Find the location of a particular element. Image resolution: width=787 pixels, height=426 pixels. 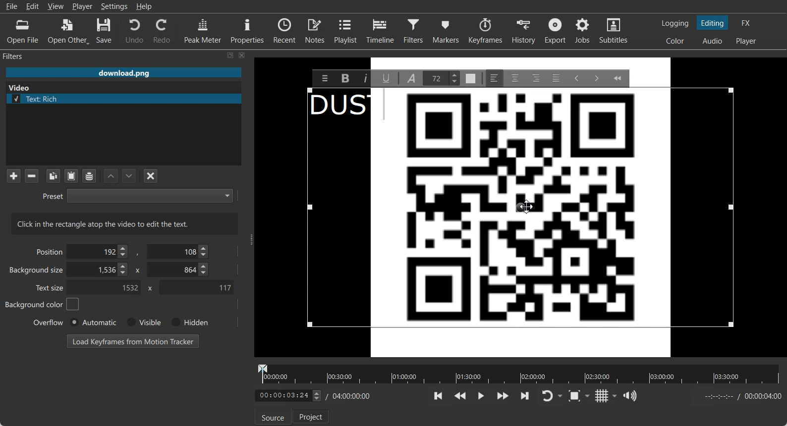

Switching to the Audio layout is located at coordinates (713, 41).